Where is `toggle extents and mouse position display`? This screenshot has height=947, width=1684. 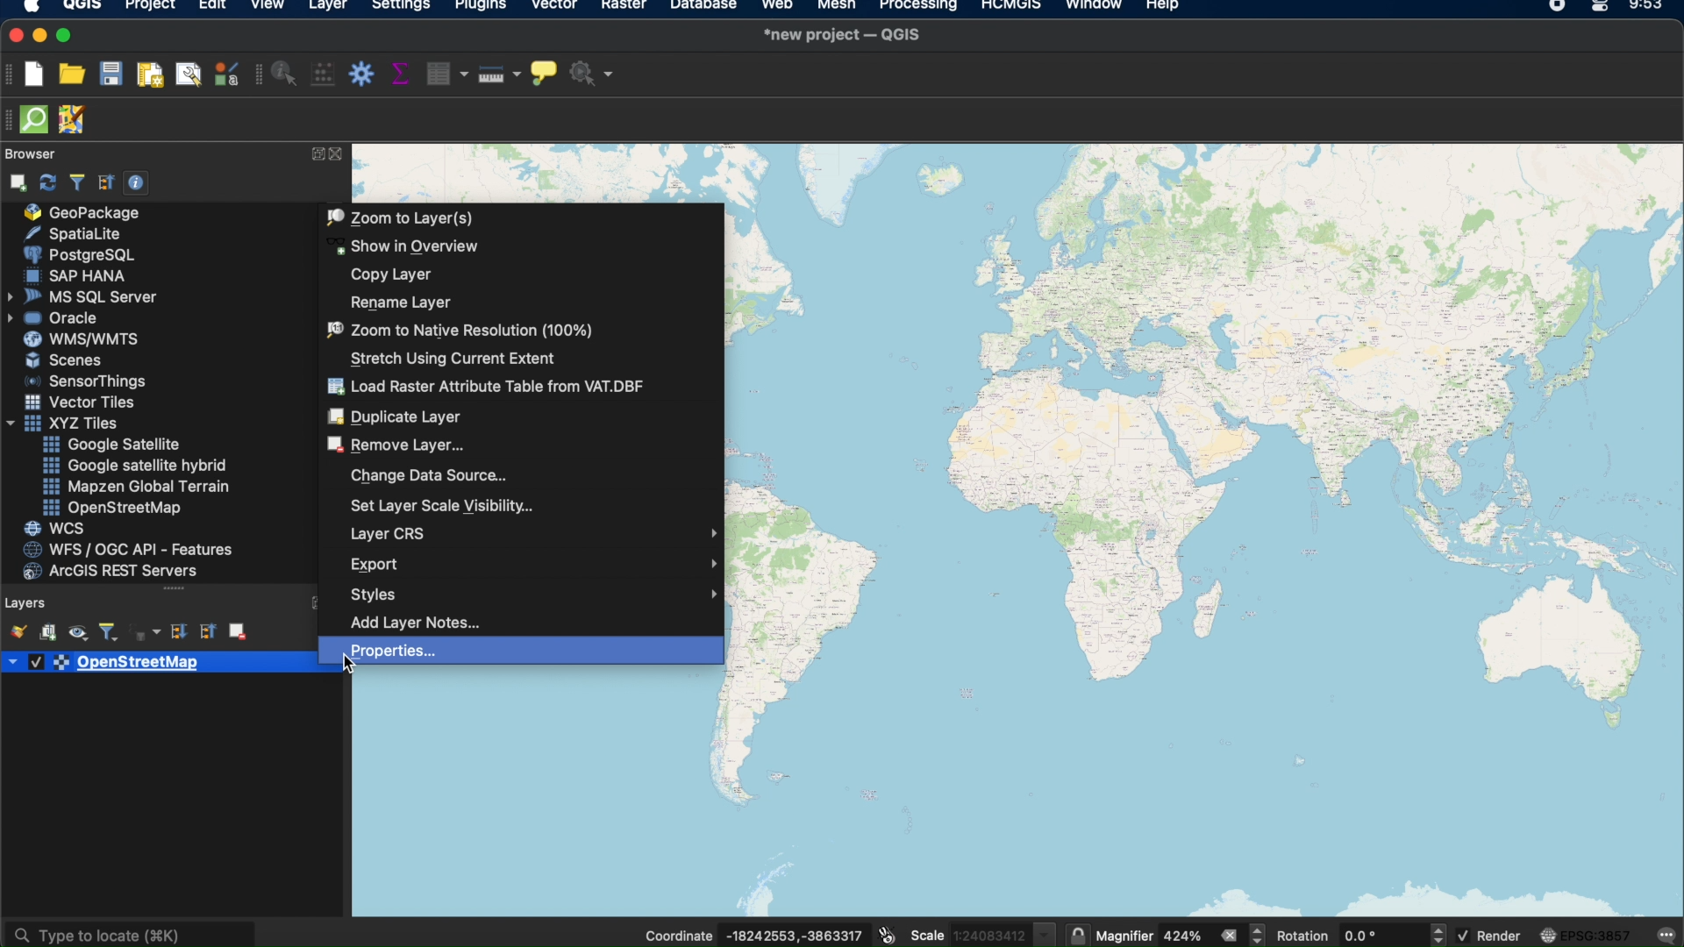
toggle extents and mouse position display is located at coordinates (889, 930).